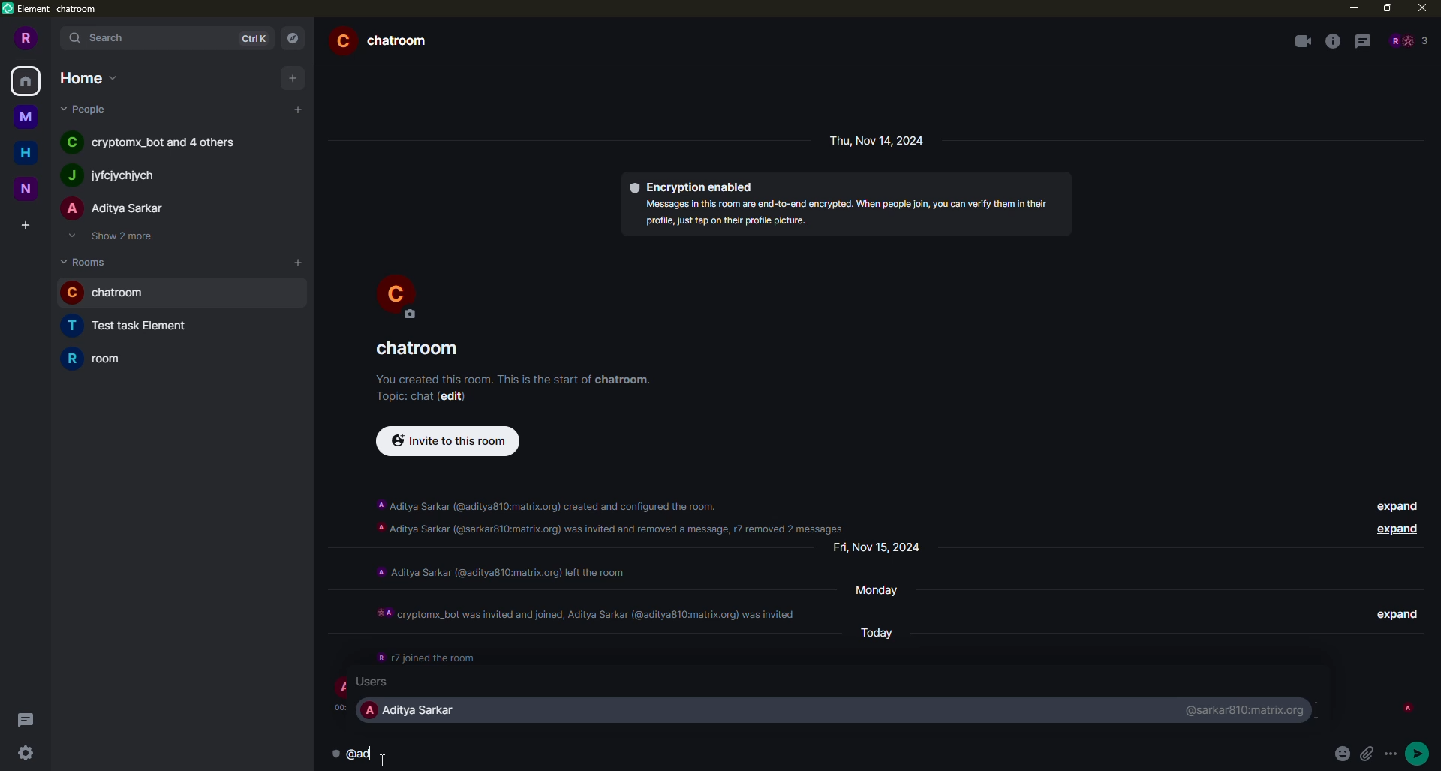 The image size is (1441, 771). What do you see at coordinates (86, 76) in the screenshot?
I see `home` at bounding box center [86, 76].